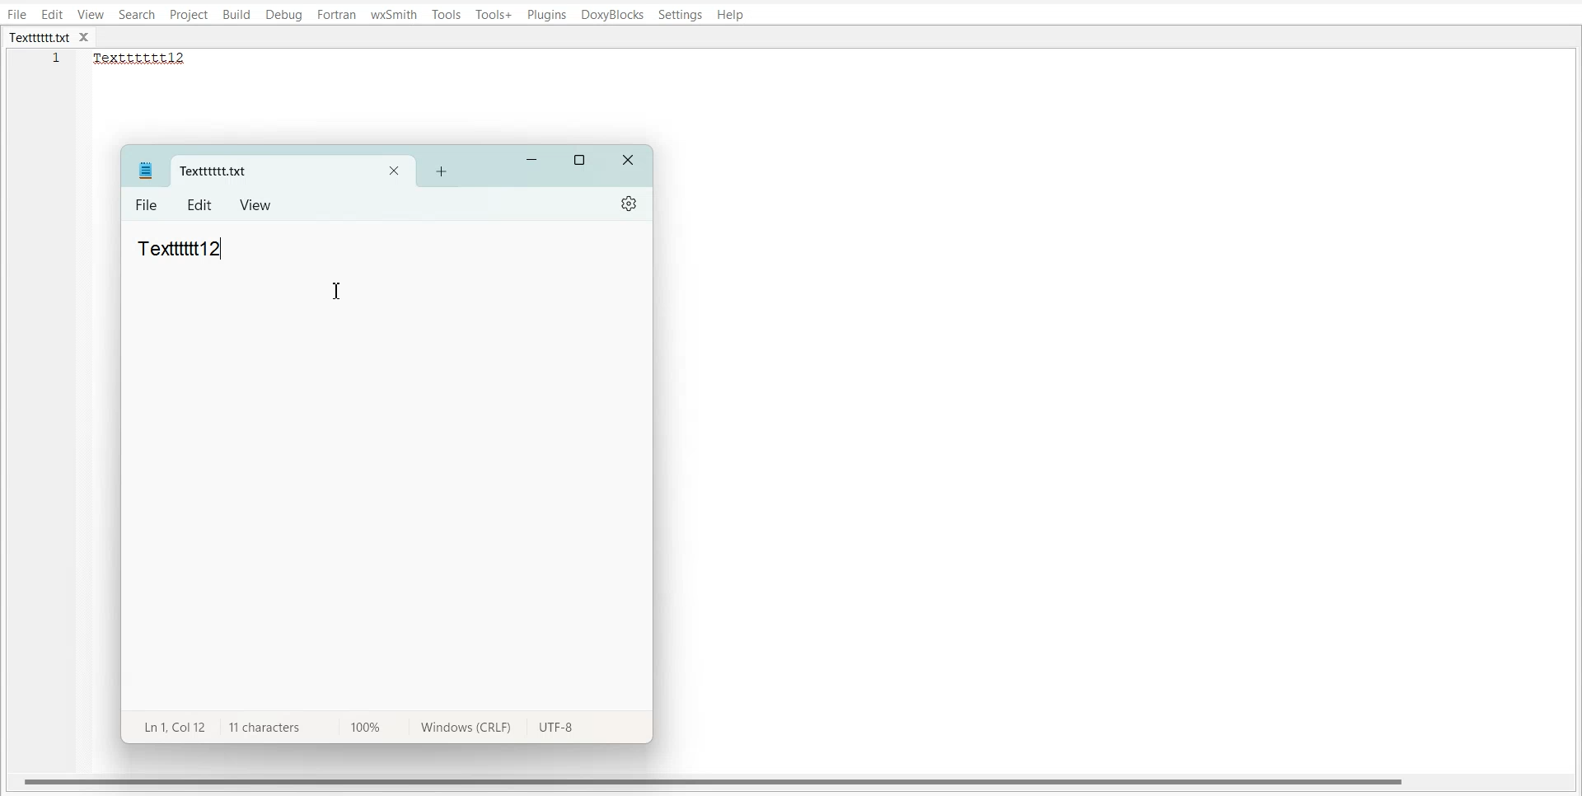  What do you see at coordinates (145, 170) in the screenshot?
I see `Logo` at bounding box center [145, 170].